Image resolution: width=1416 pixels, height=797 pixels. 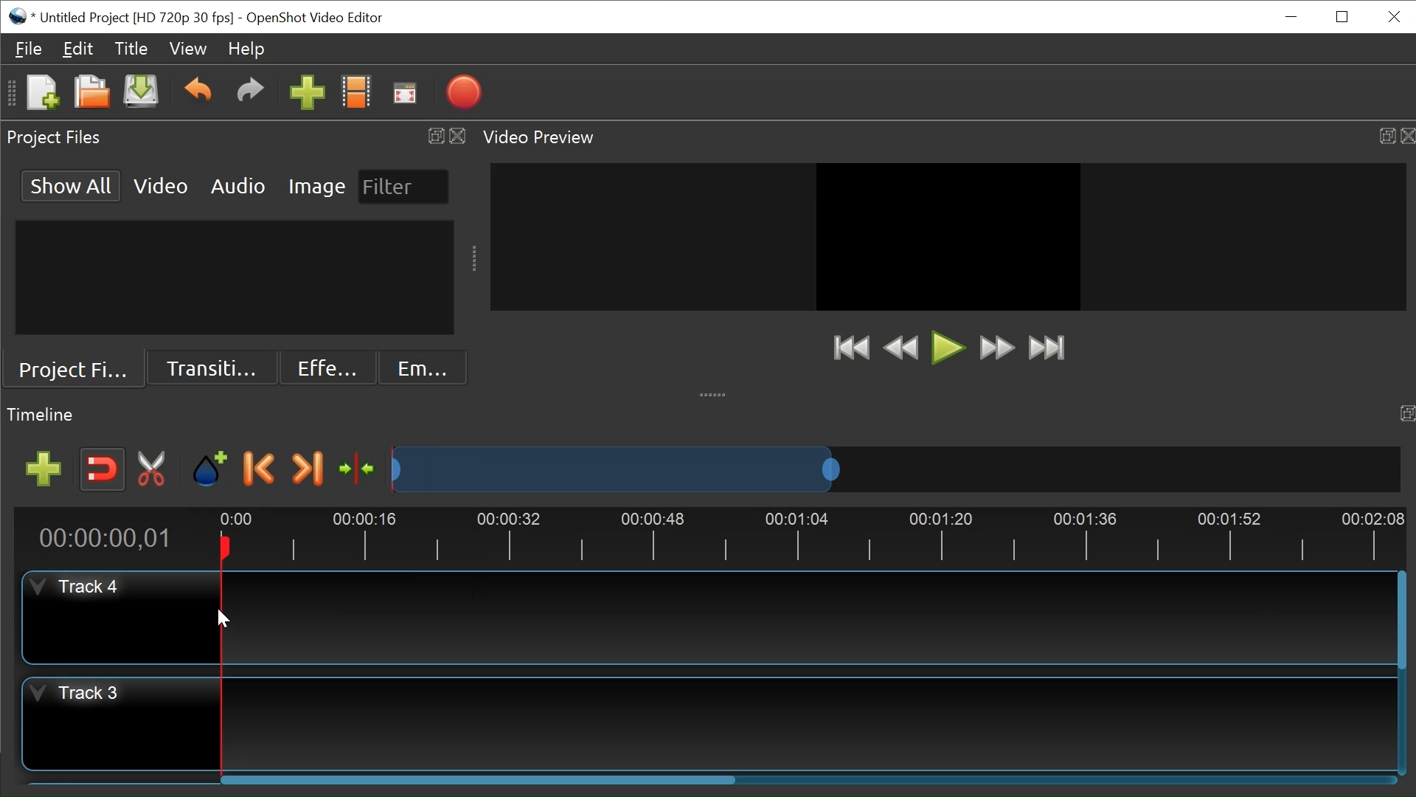 I want to click on Add Marker, so click(x=209, y=469).